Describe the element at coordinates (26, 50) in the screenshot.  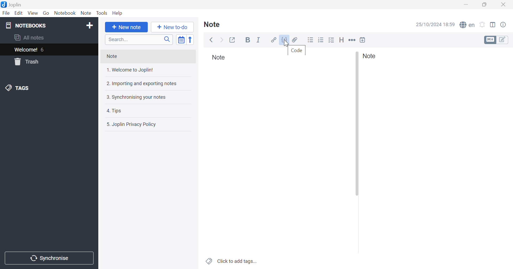
I see `Welcome!` at that location.